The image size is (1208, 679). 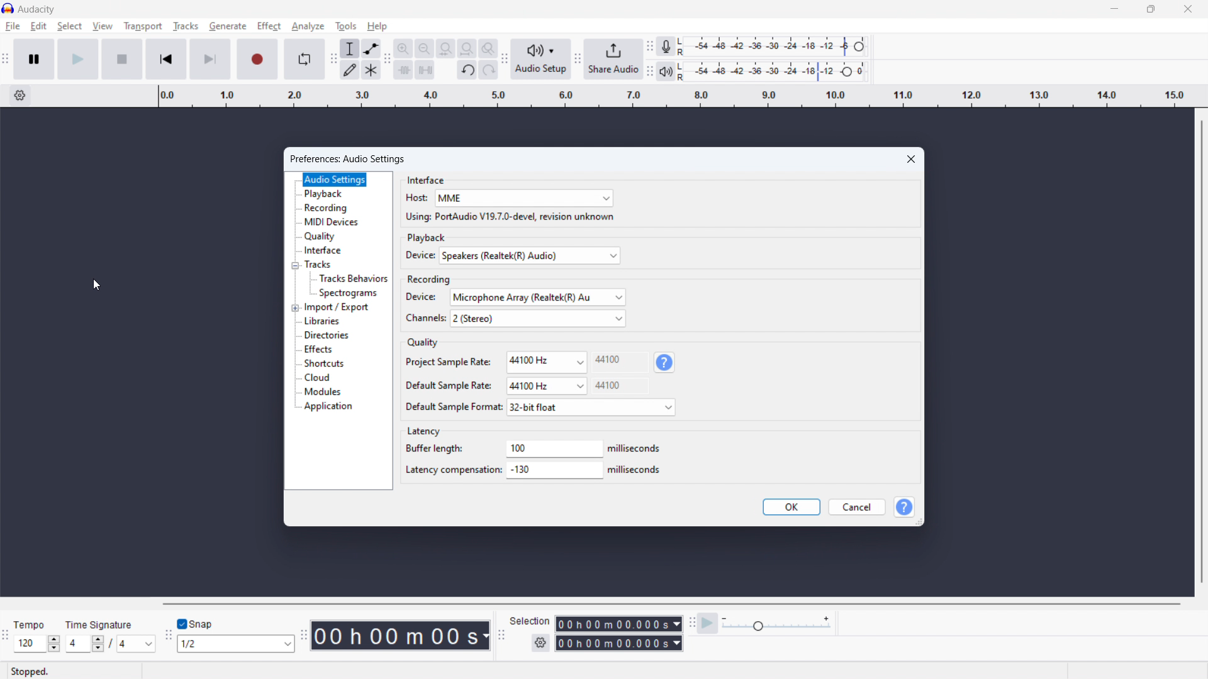 I want to click on recording meter, so click(x=666, y=46).